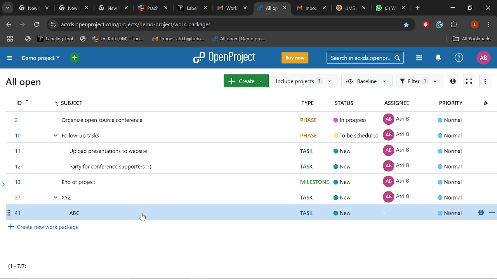 This screenshot has width=497, height=279. I want to click on Selected task, so click(250, 213).